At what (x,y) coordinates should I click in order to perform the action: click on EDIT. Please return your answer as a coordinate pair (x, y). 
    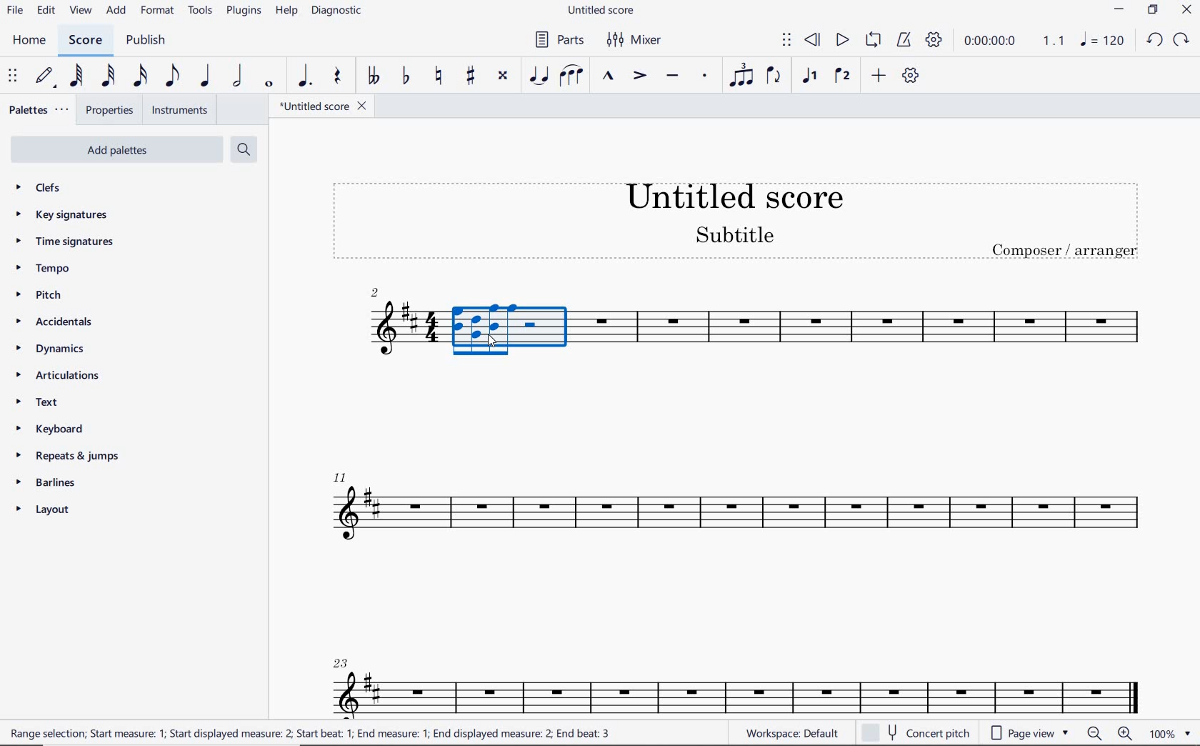
    Looking at the image, I should click on (46, 12).